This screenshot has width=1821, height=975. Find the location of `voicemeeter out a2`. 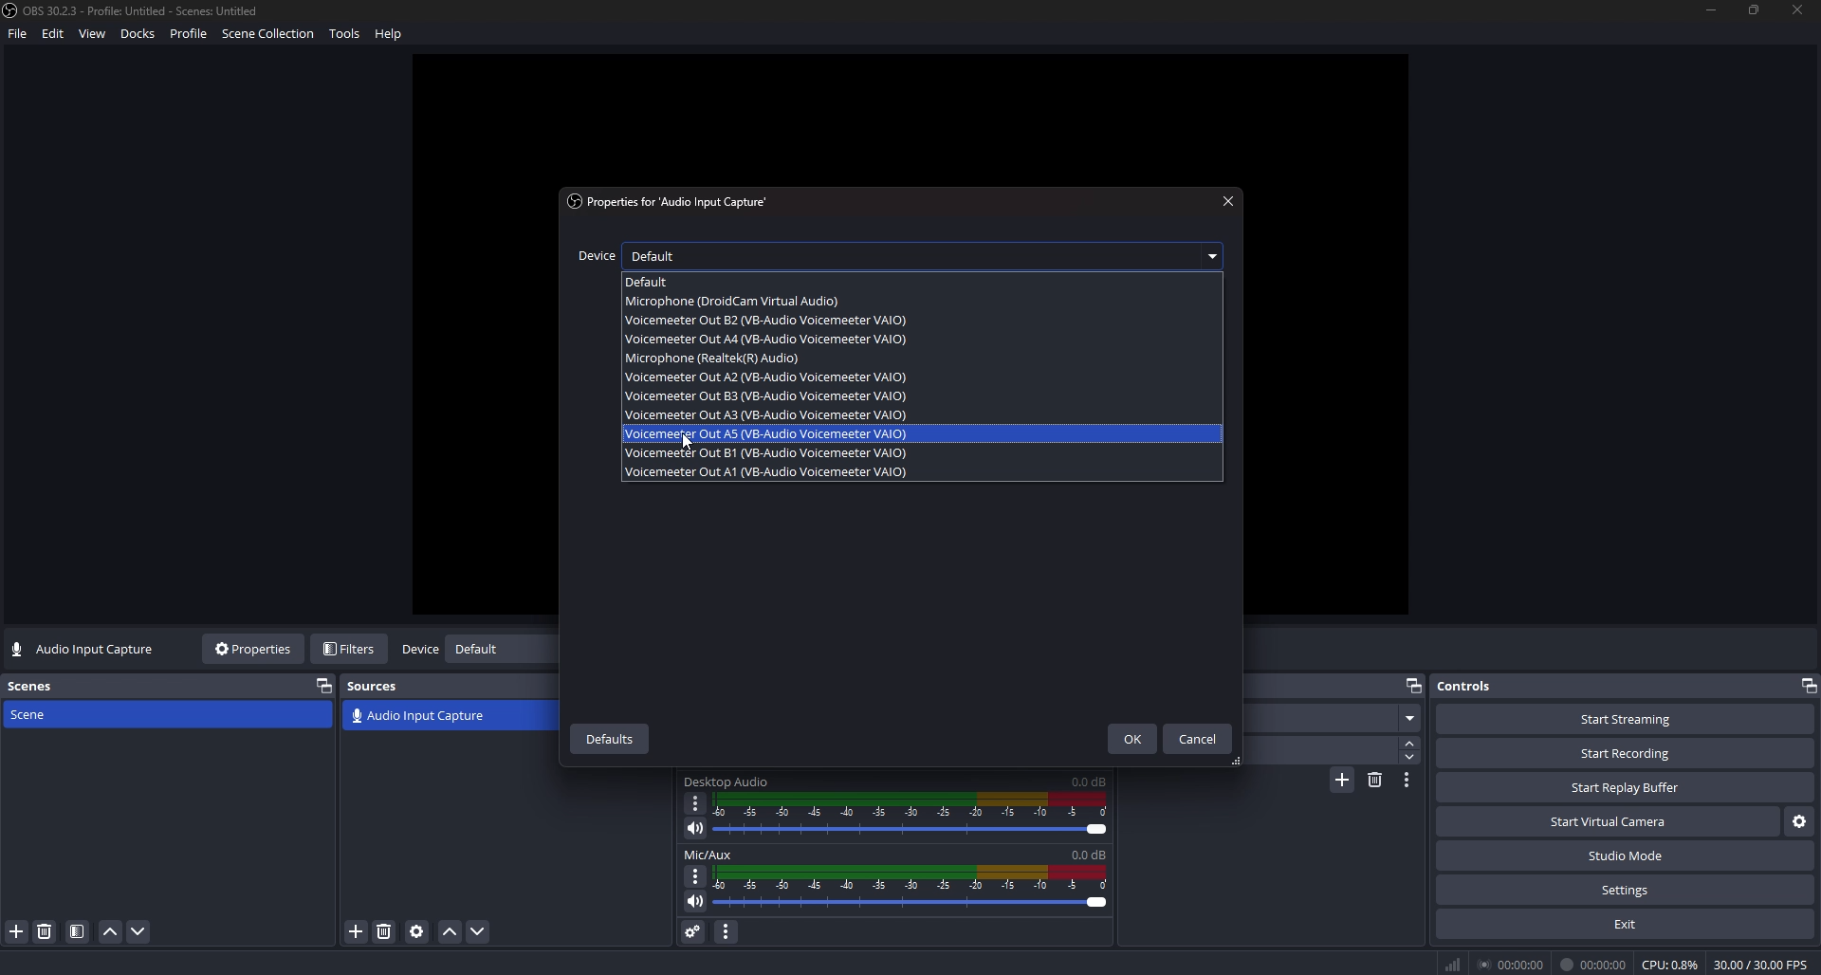

voicemeeter out a2 is located at coordinates (763, 377).